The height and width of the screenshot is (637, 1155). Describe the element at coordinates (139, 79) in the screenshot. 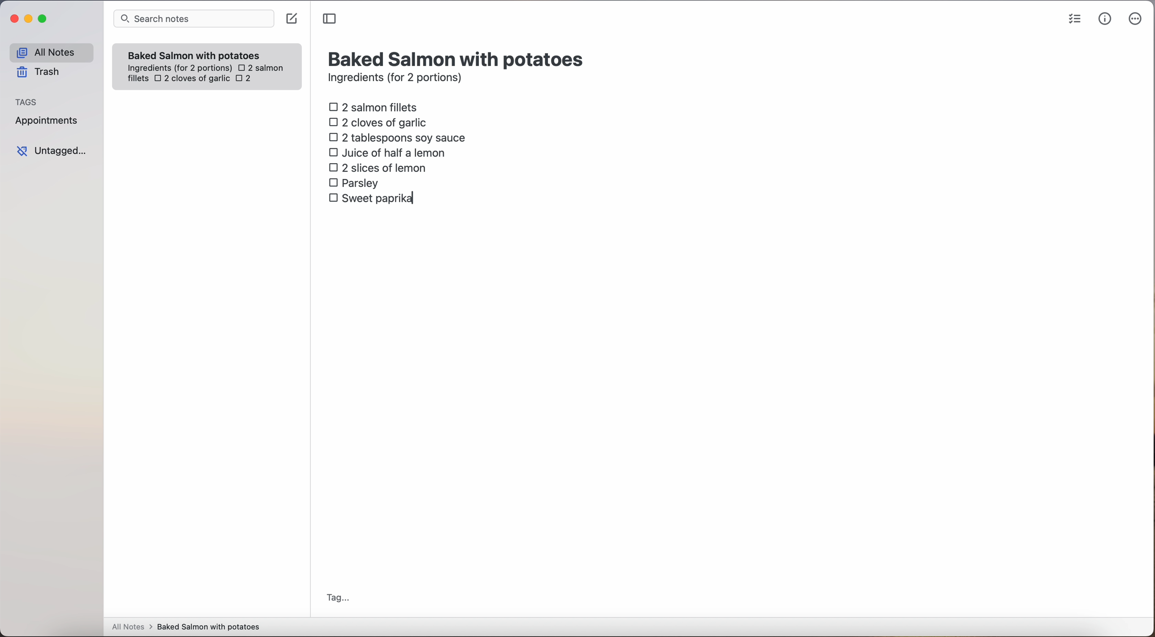

I see `fillets` at that location.